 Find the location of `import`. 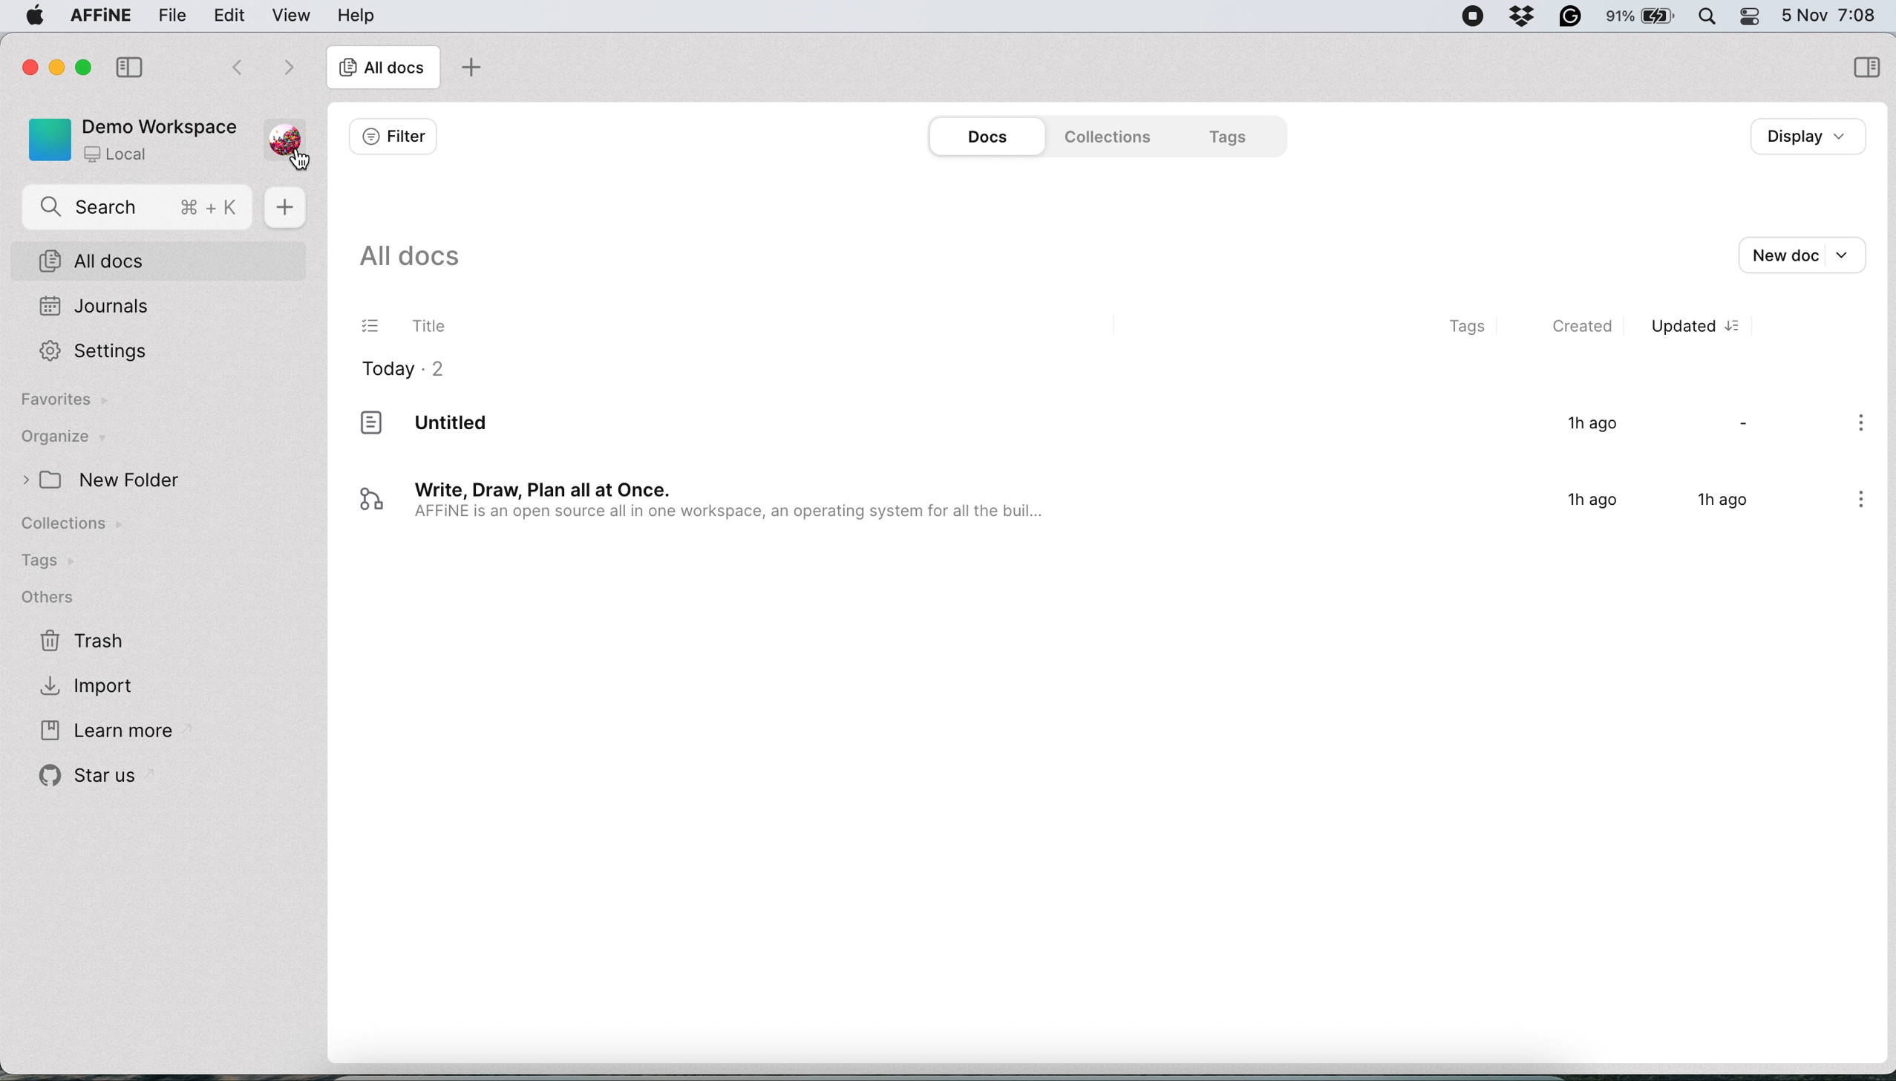

import is located at coordinates (99, 688).